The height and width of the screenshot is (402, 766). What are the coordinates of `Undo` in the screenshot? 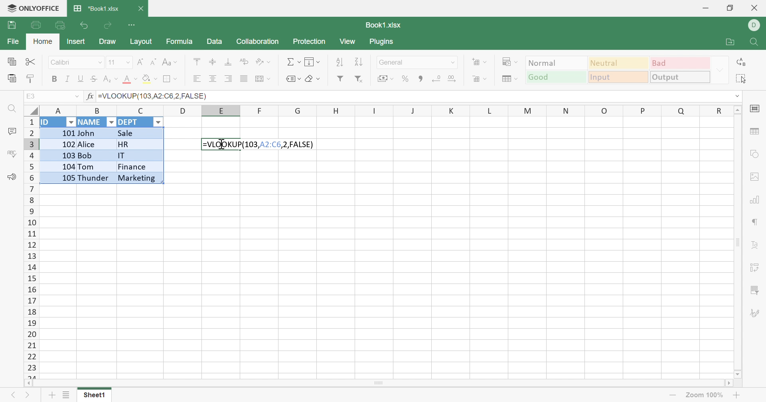 It's located at (83, 26).